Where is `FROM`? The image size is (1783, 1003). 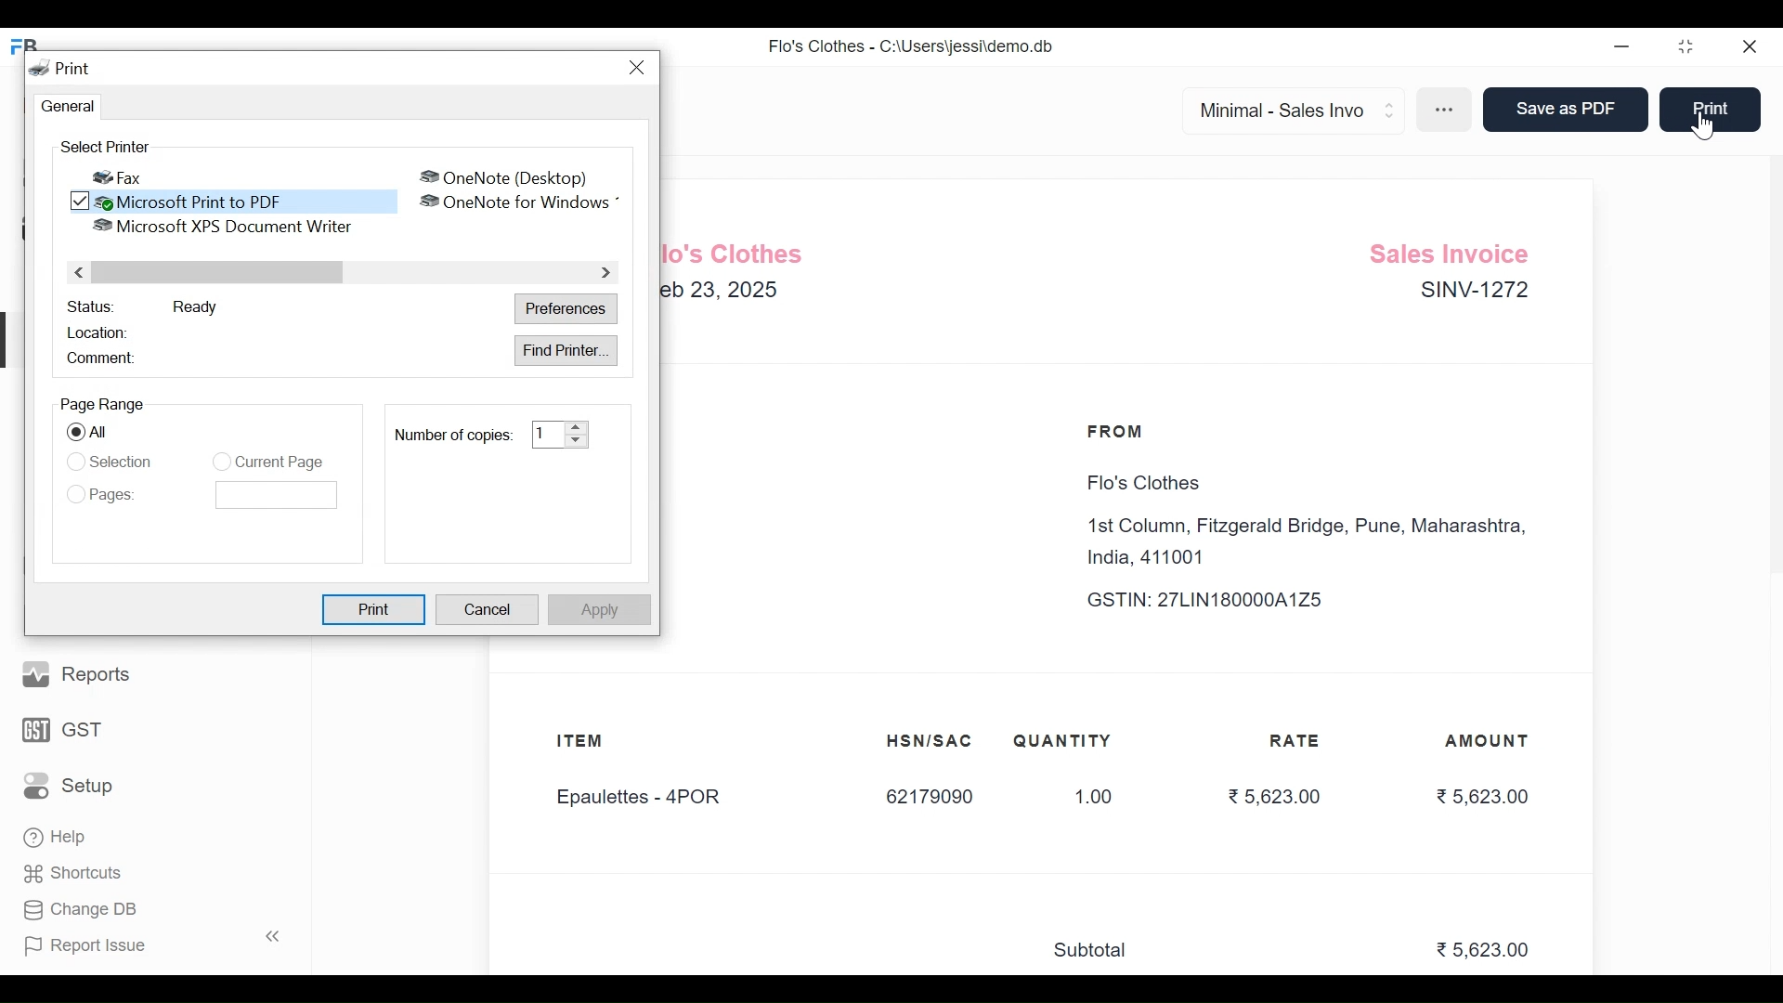
FROM is located at coordinates (1120, 432).